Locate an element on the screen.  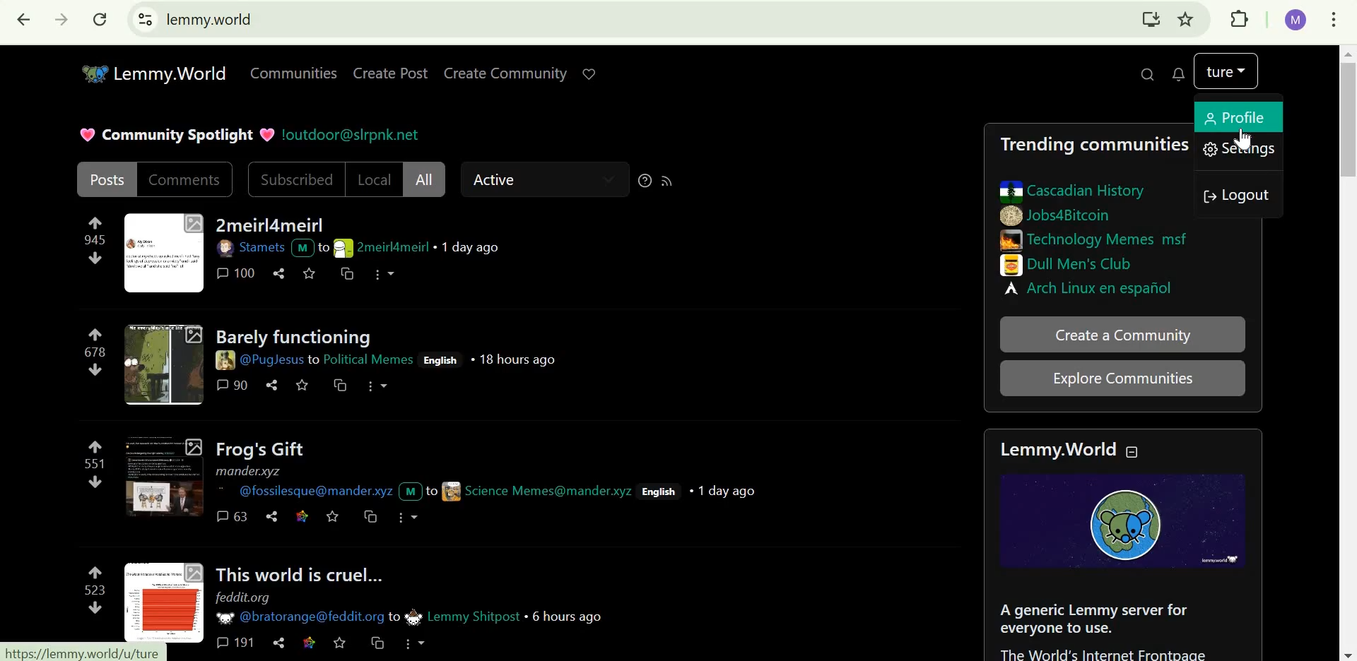
cross-post is located at coordinates (340, 387).